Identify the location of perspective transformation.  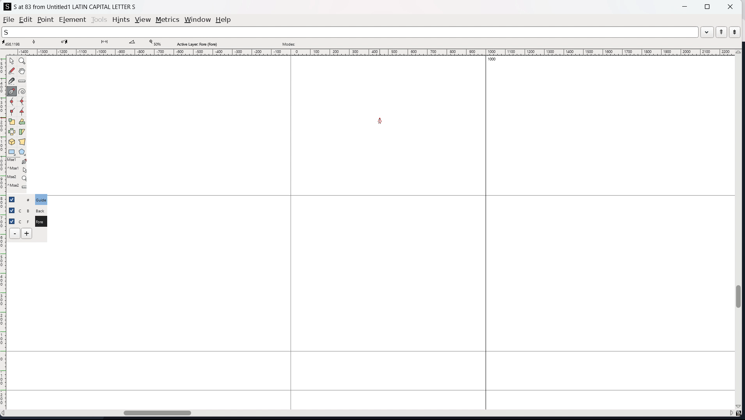
(22, 142).